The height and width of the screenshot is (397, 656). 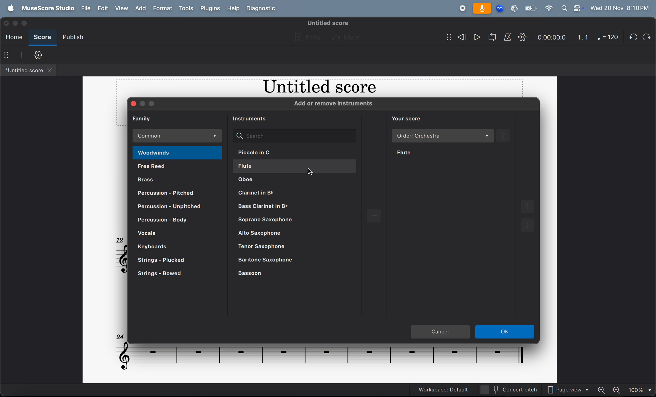 I want to click on workspace: default, so click(x=441, y=389).